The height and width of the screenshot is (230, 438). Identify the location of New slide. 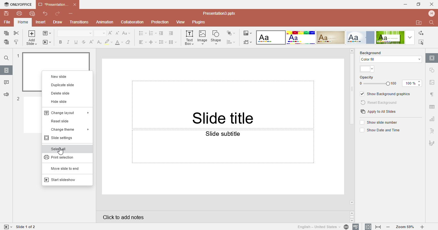
(66, 75).